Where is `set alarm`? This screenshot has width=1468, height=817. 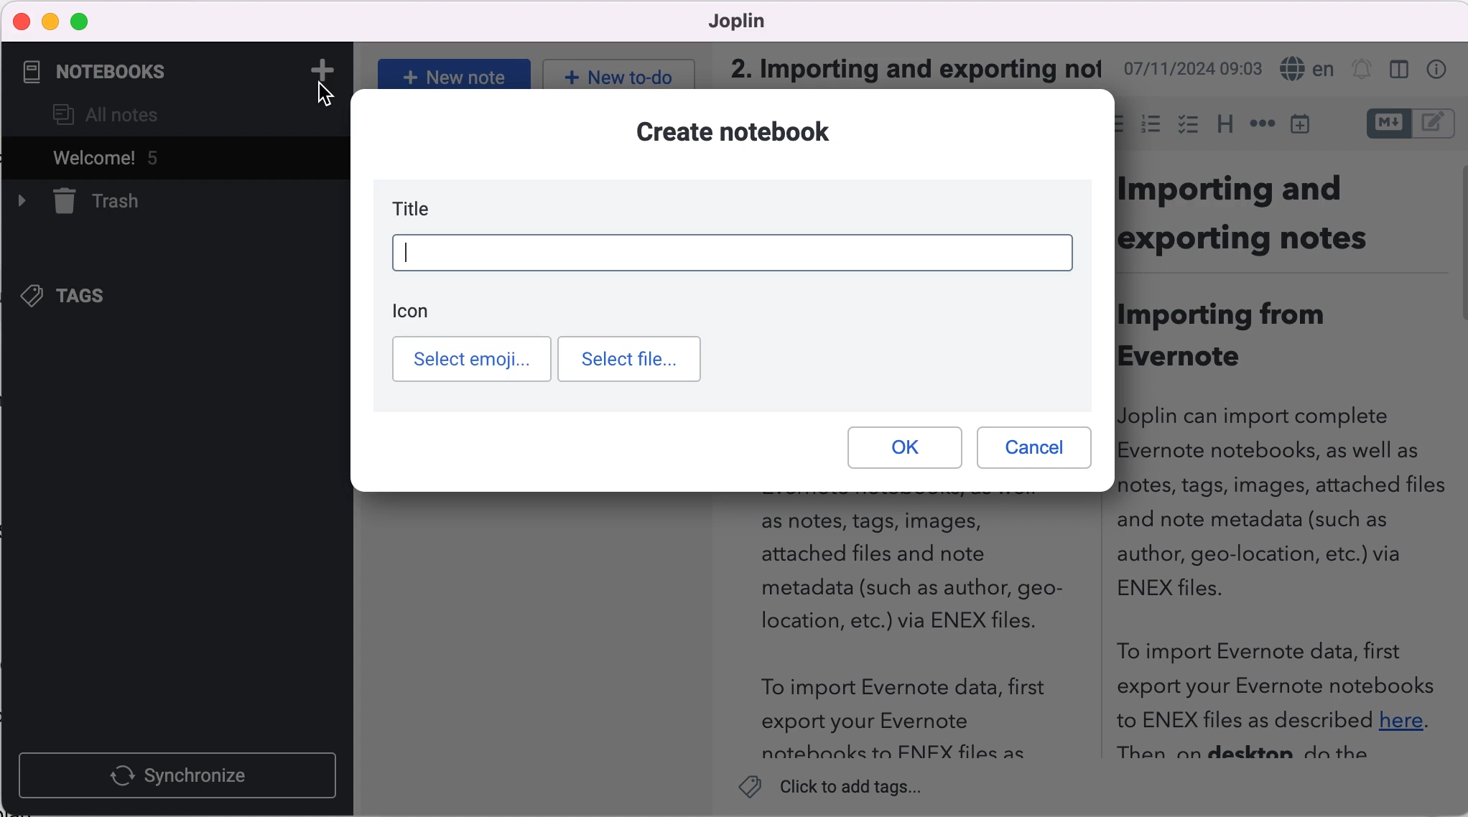
set alarm is located at coordinates (1362, 71).